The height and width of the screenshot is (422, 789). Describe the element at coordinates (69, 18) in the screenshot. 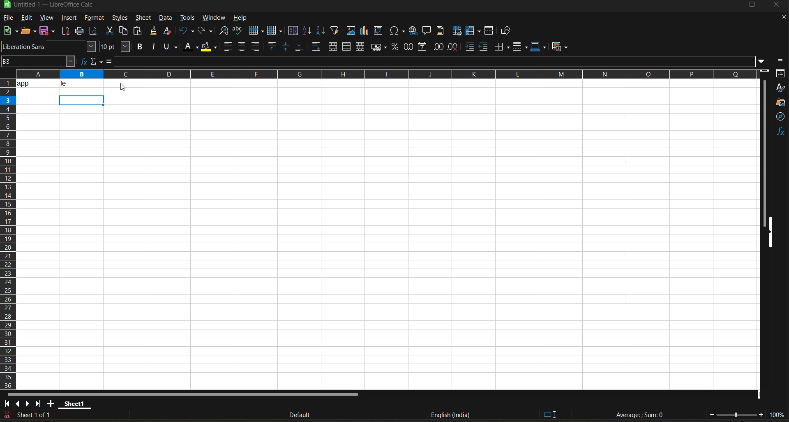

I see `insert` at that location.